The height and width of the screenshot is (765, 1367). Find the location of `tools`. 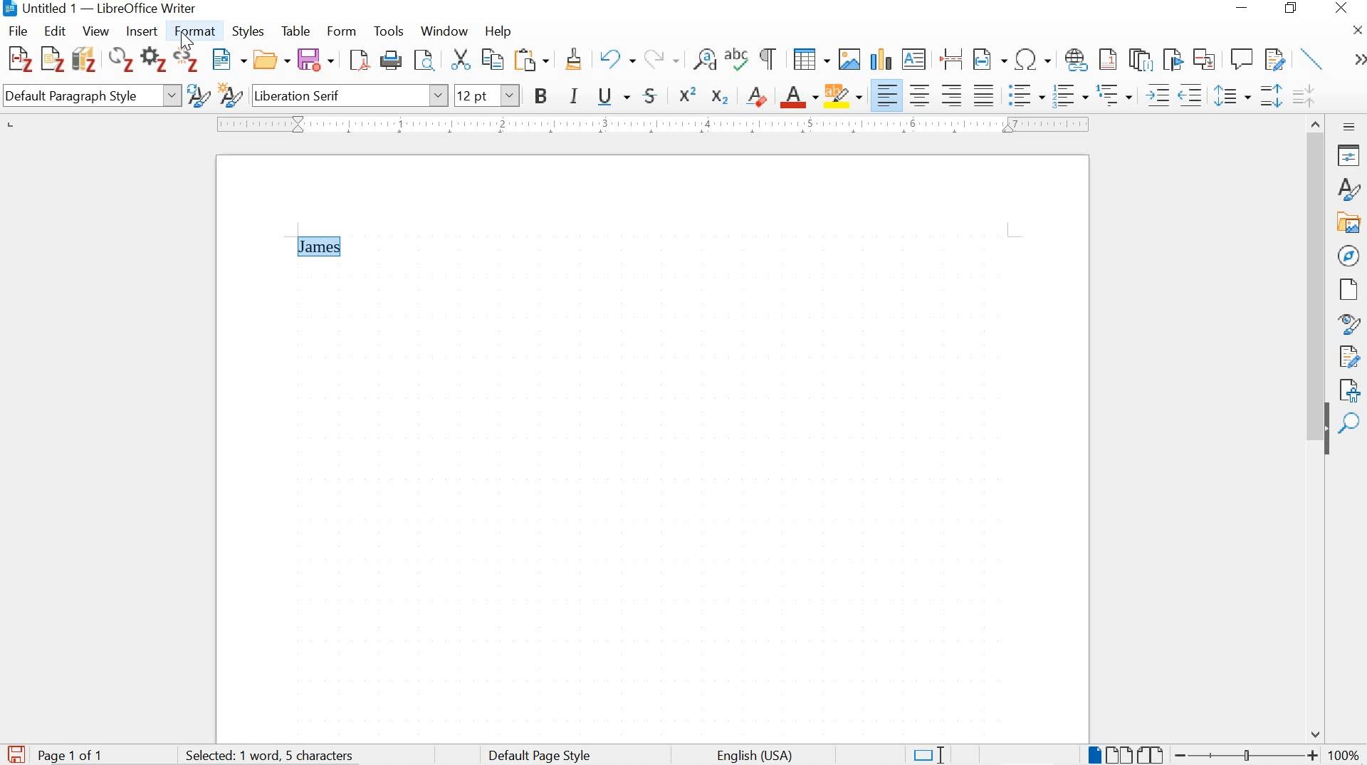

tools is located at coordinates (389, 31).